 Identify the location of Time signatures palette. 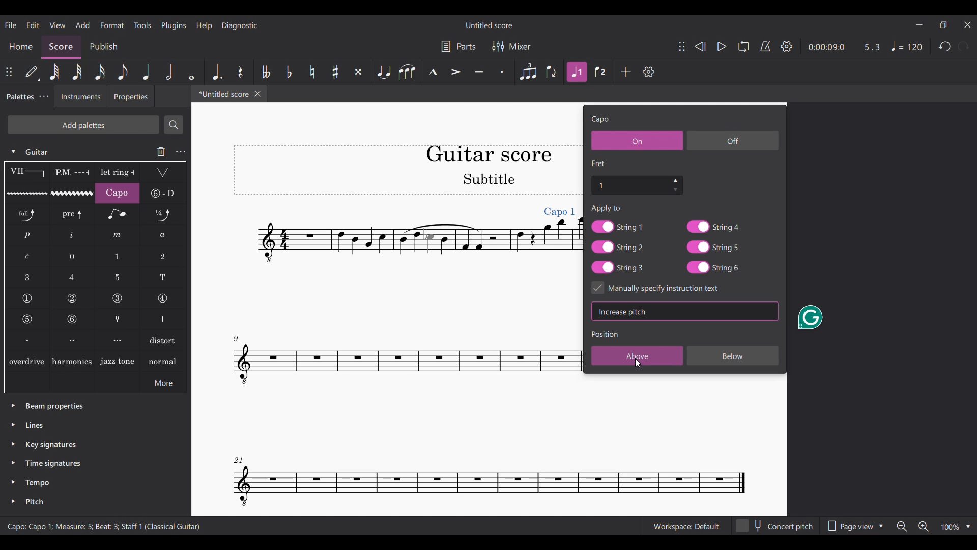
(53, 463).